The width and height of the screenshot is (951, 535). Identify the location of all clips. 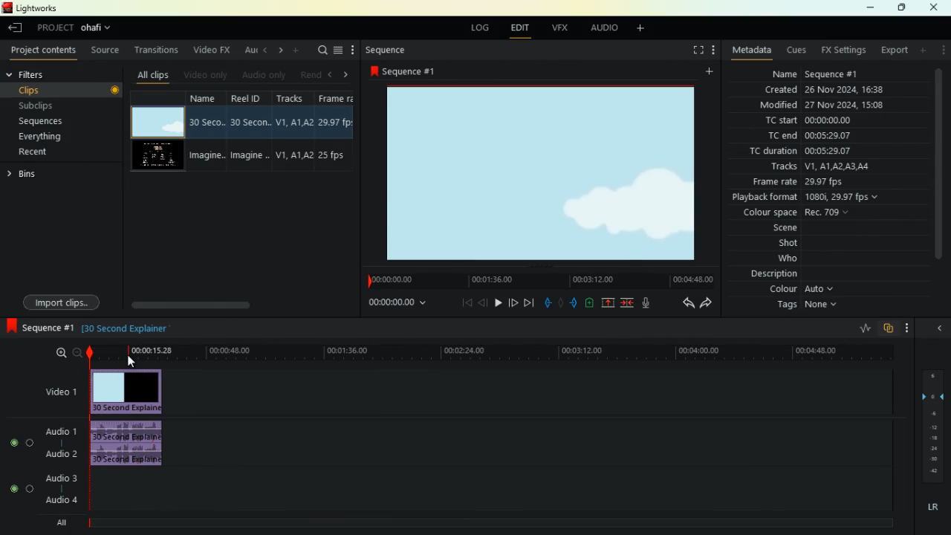
(155, 76).